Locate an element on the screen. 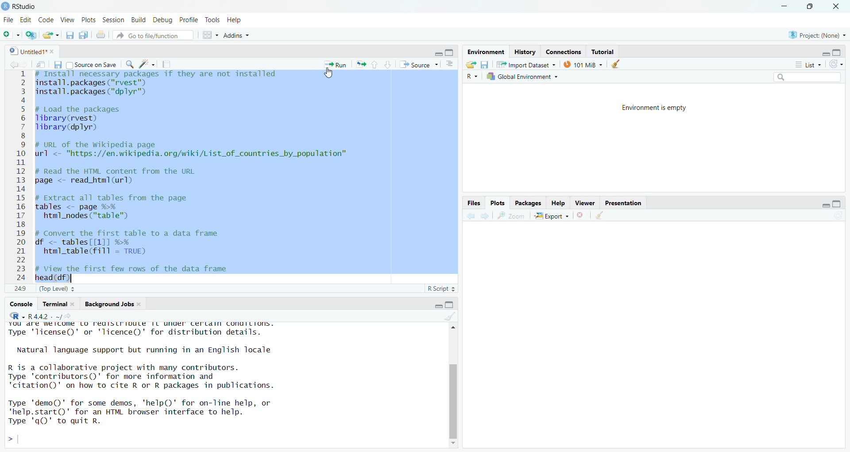 This screenshot has height=452, width=850. up is located at coordinates (375, 65).